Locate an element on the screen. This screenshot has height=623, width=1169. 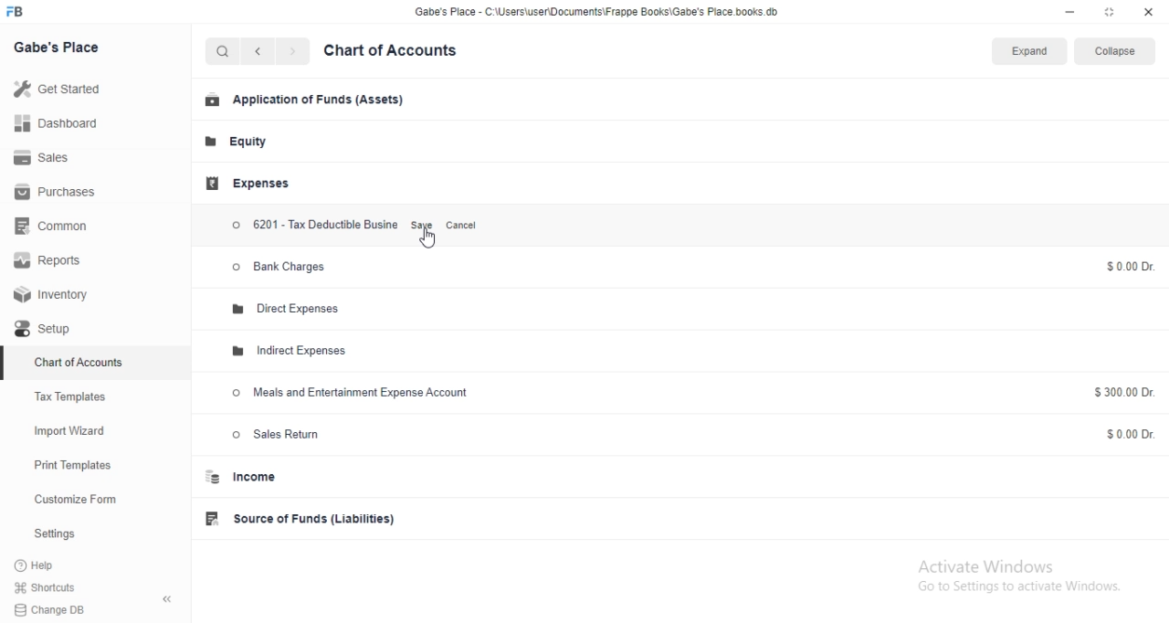
Customize Form is located at coordinates (77, 498).